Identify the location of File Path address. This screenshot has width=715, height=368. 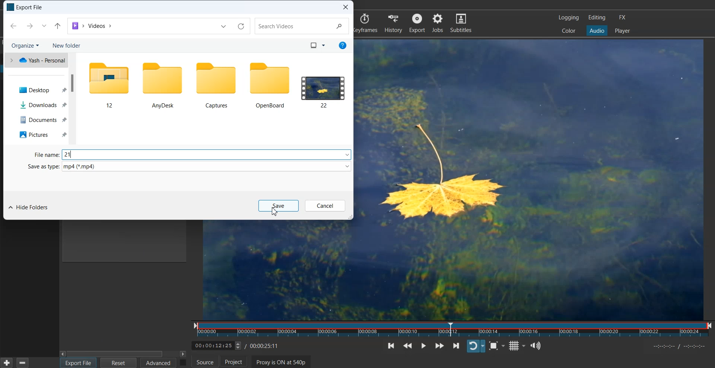
(92, 25).